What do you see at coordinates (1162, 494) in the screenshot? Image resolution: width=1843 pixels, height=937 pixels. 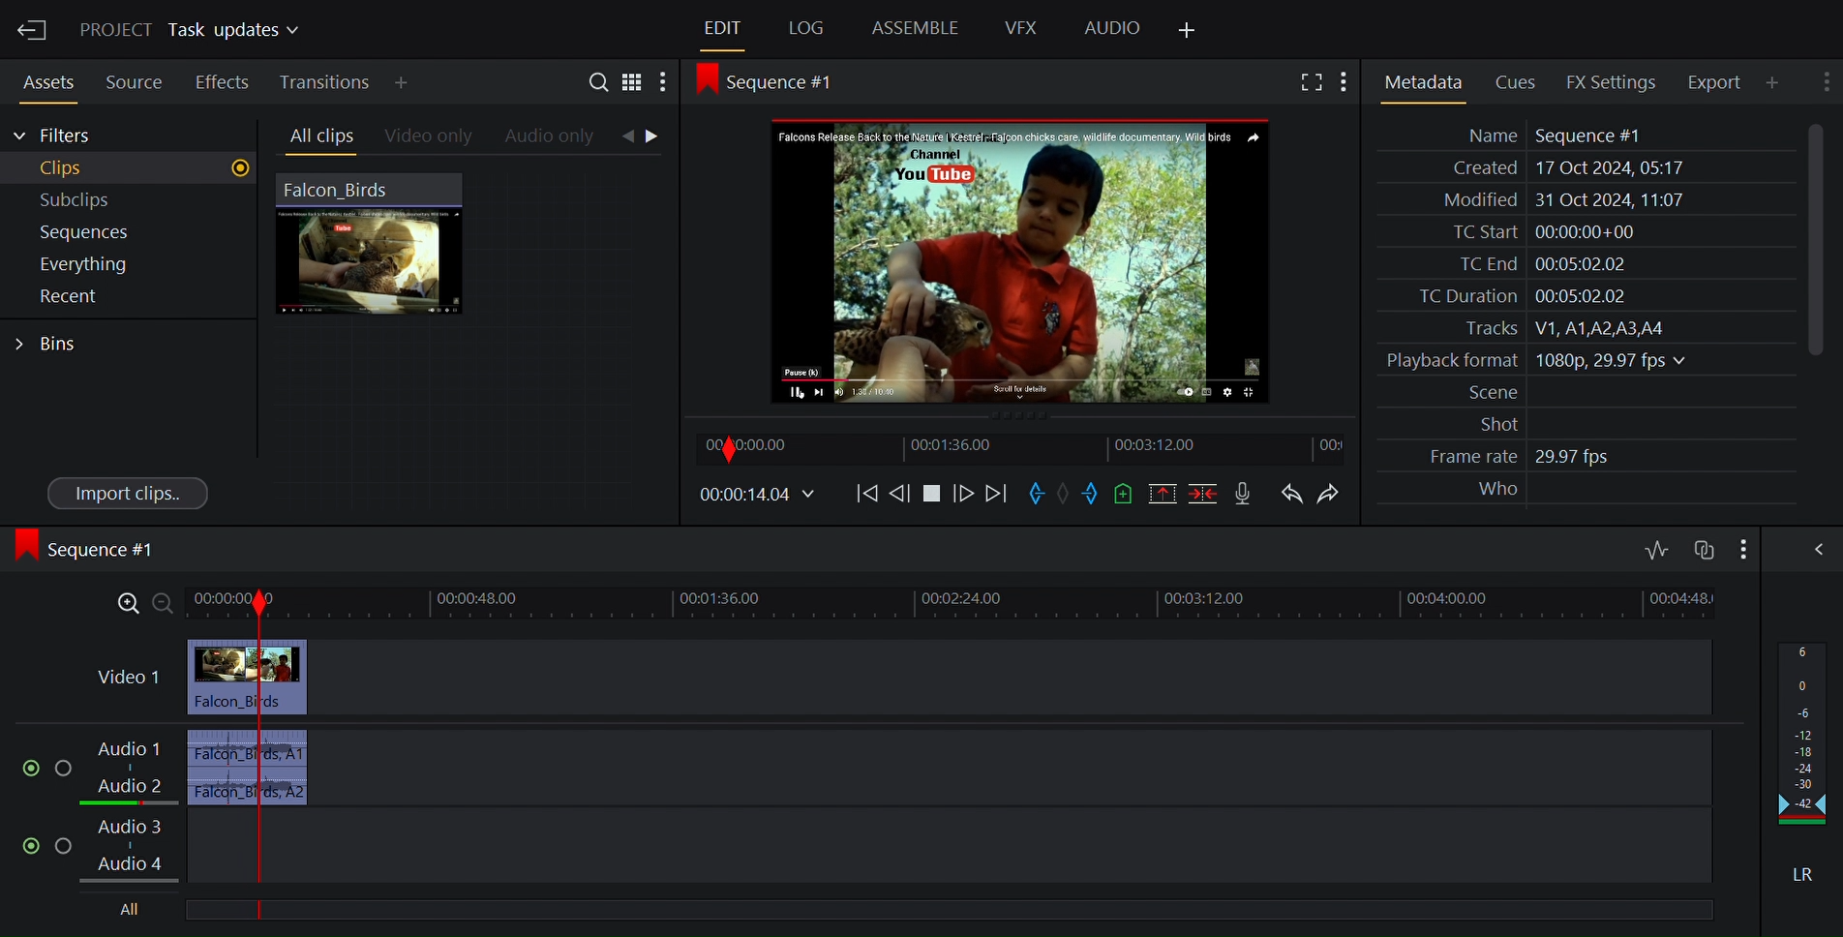 I see `Remove all marked sections` at bounding box center [1162, 494].